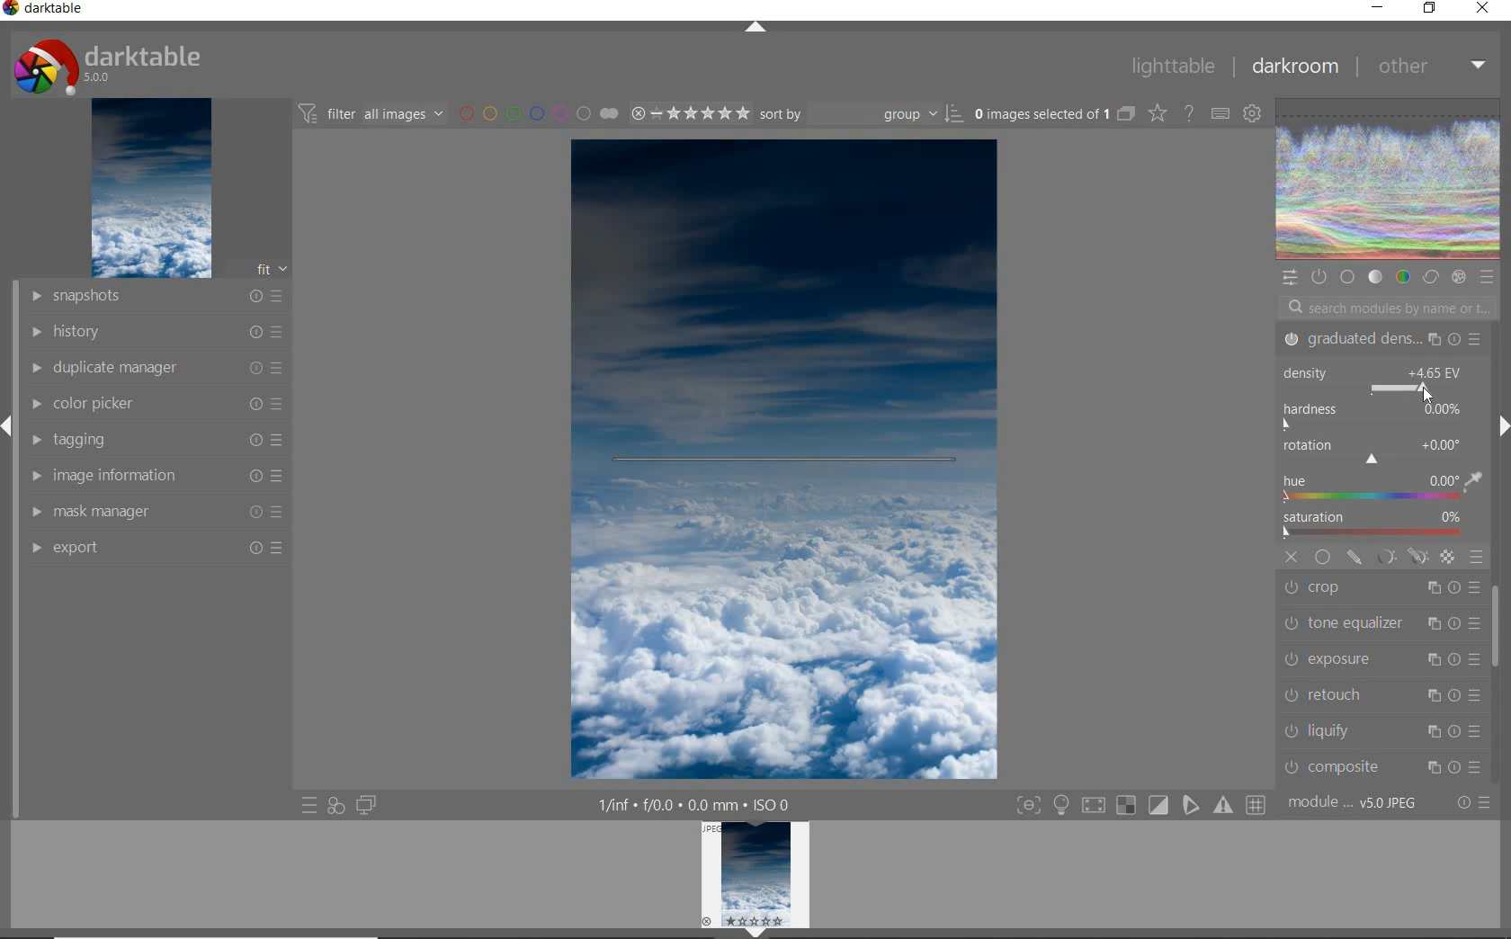 This screenshot has height=939, width=1511. What do you see at coordinates (784, 462) in the screenshot?
I see `DENSITY LINE` at bounding box center [784, 462].